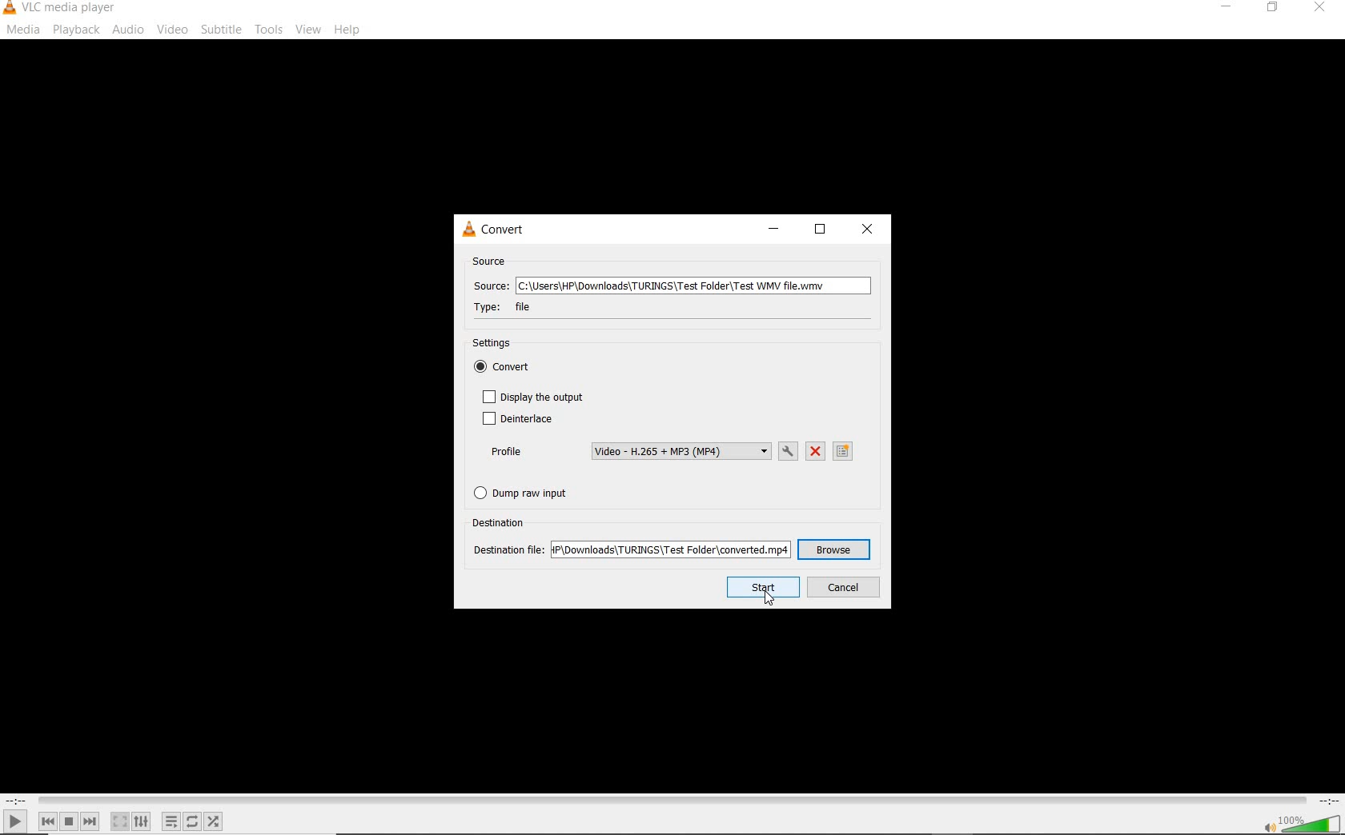 The height and width of the screenshot is (835, 1345). Describe the element at coordinates (527, 493) in the screenshot. I see `dump raw input` at that location.